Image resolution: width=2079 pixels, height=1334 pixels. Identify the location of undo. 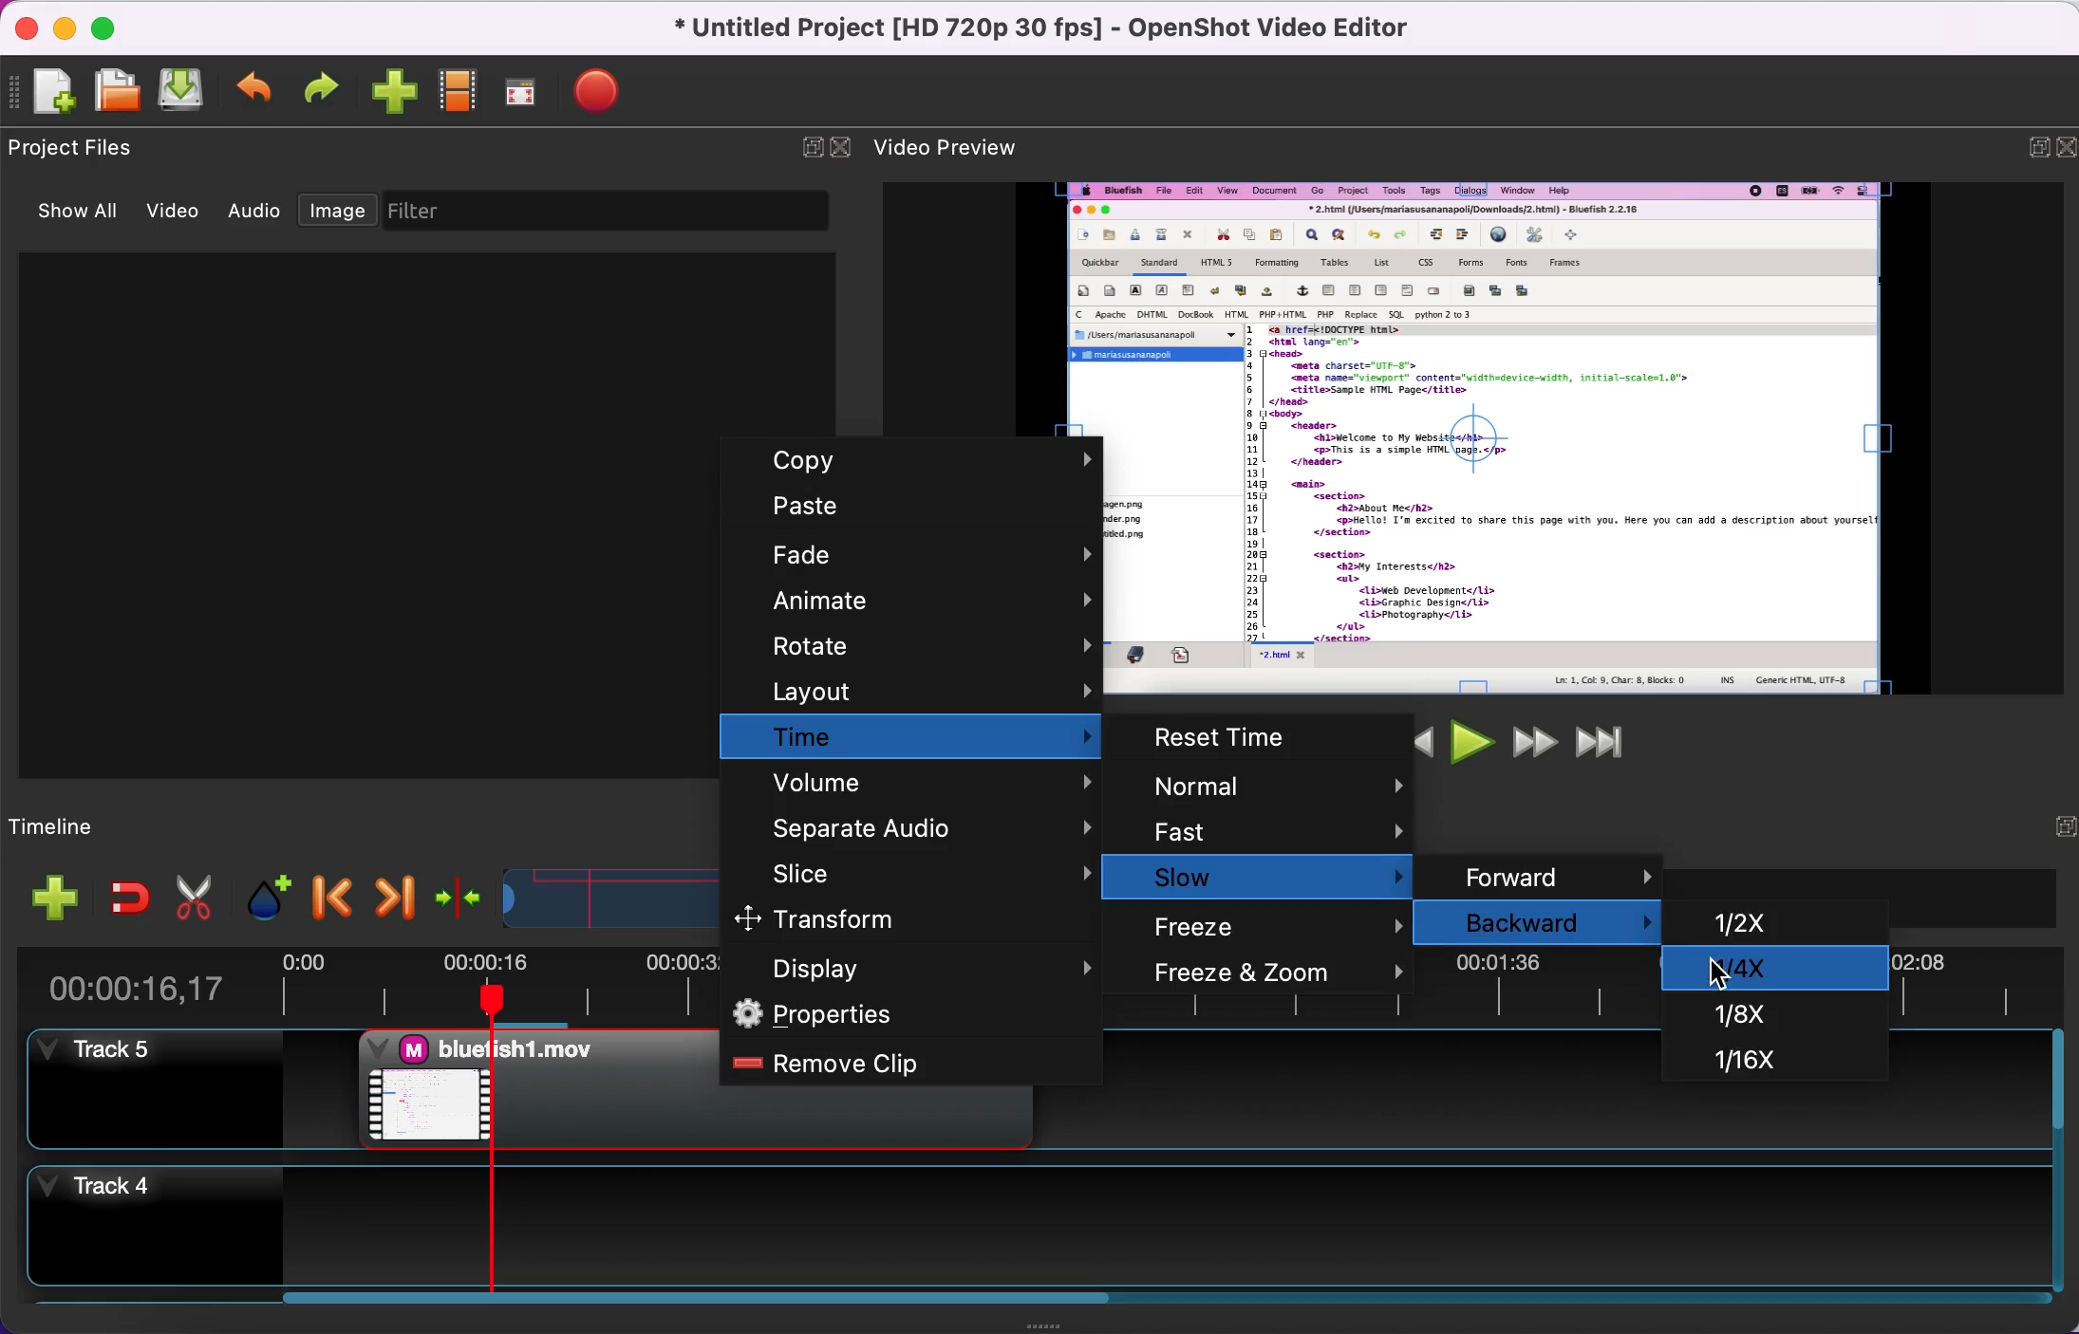
(258, 89).